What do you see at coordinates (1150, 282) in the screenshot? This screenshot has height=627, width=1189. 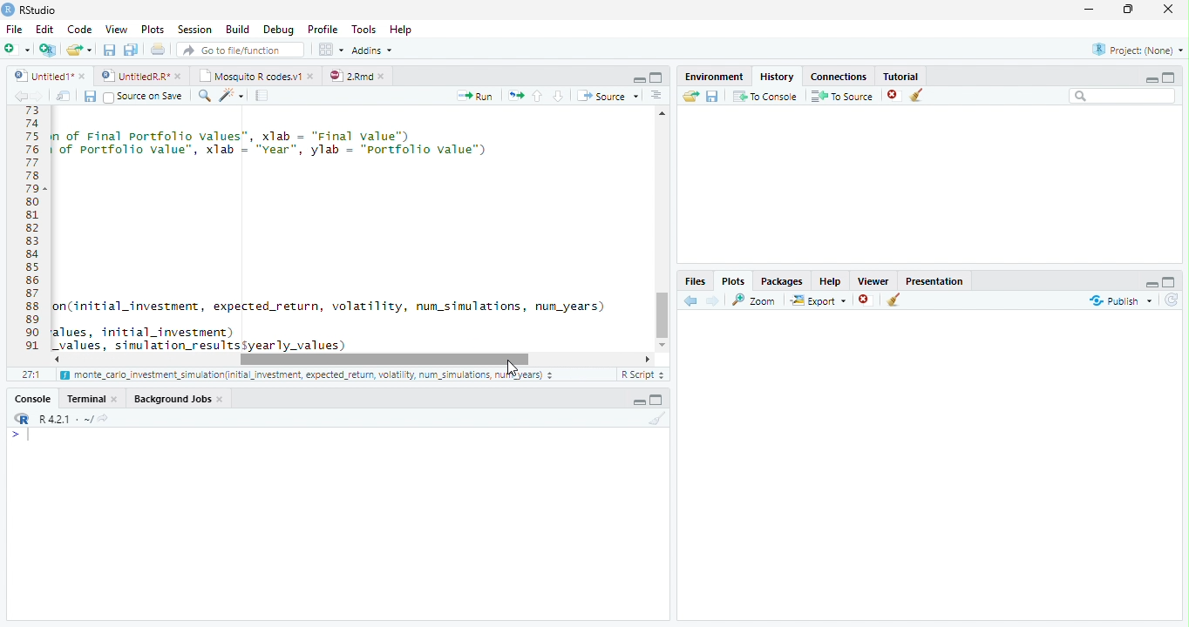 I see `Hide` at bounding box center [1150, 282].